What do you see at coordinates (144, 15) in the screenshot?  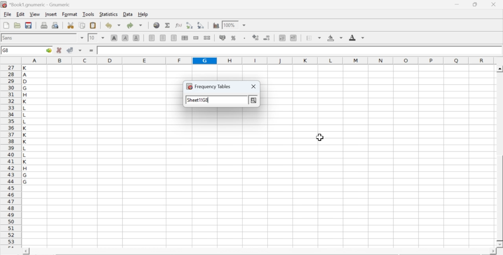 I see `help` at bounding box center [144, 15].